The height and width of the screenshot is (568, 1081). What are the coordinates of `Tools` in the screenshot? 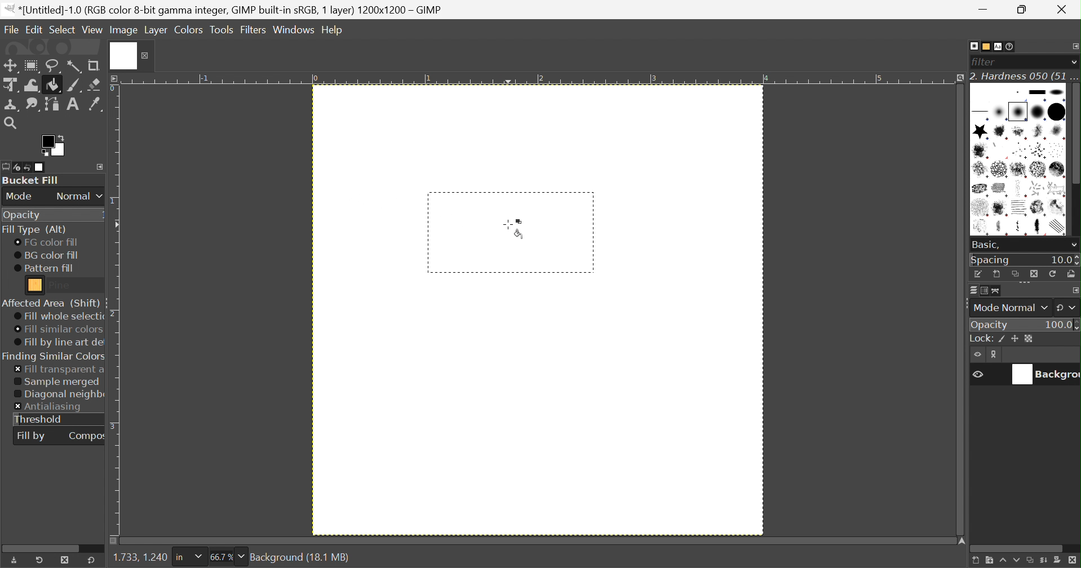 It's located at (222, 30).